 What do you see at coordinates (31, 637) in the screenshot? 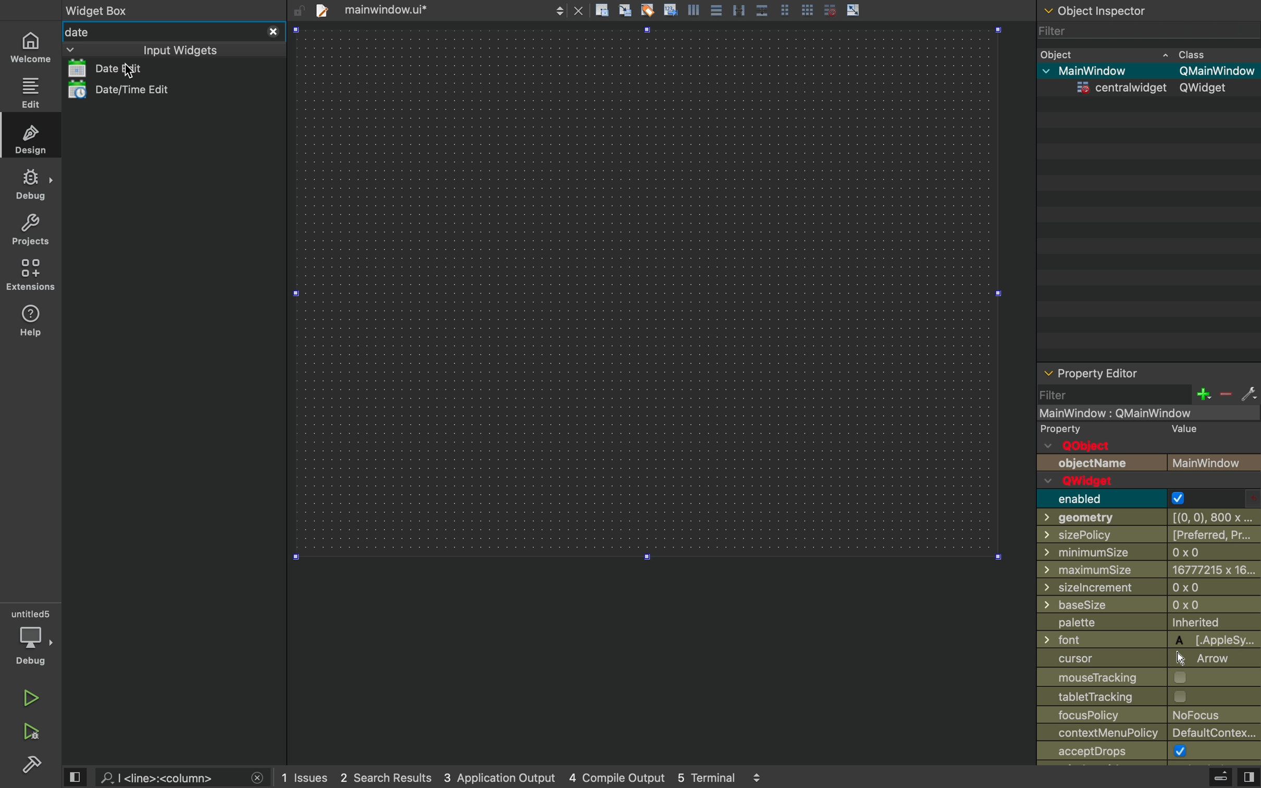
I see `debug` at bounding box center [31, 637].